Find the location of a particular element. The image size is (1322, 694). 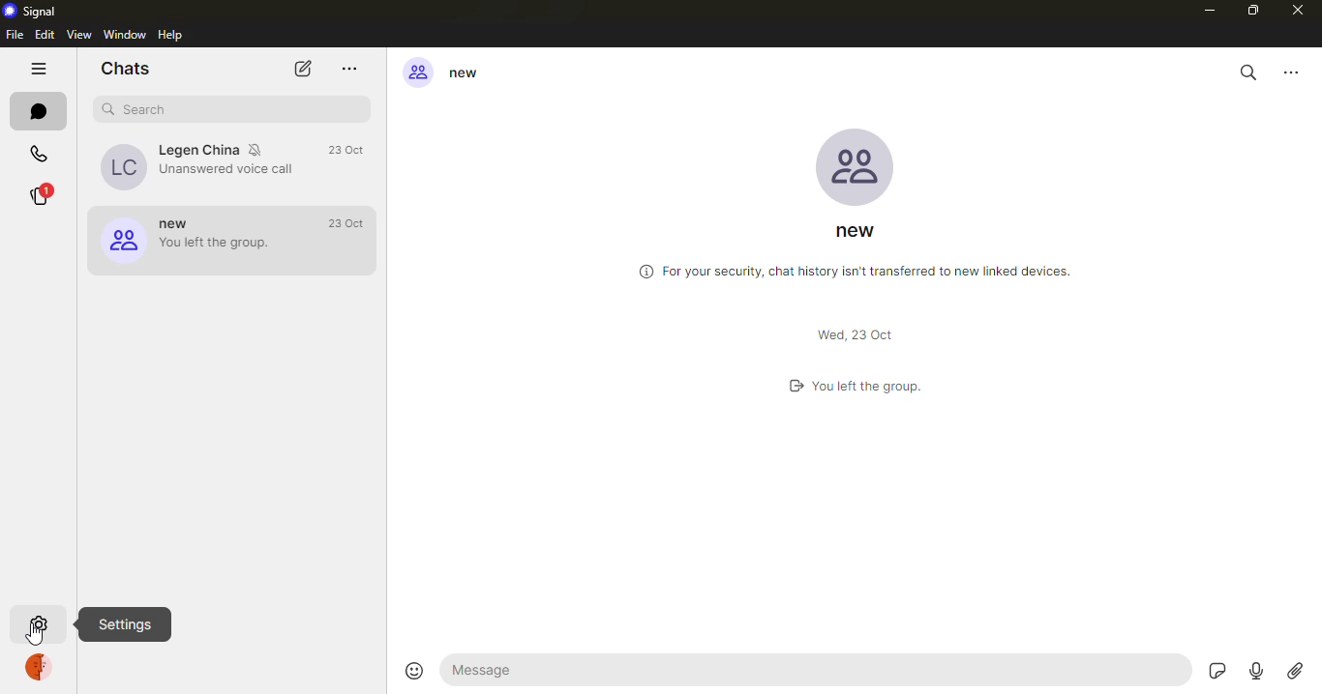

group is located at coordinates (196, 243).